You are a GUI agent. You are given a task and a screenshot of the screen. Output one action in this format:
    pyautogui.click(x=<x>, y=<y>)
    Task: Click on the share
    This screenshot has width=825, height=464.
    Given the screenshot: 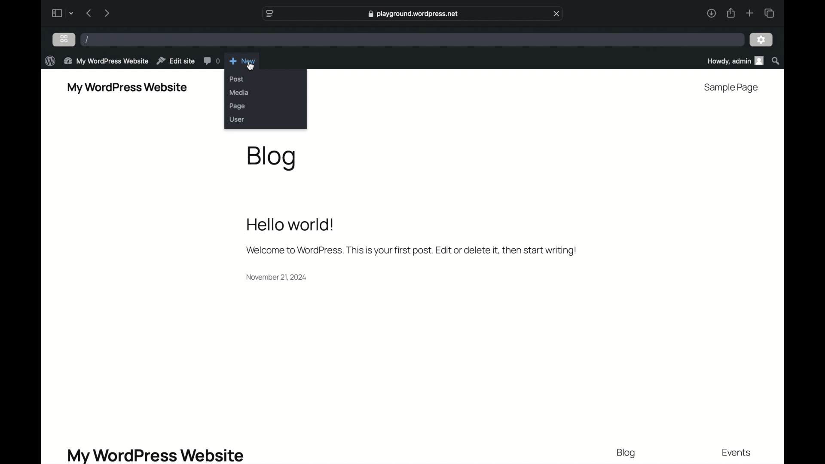 What is the action you would take?
    pyautogui.click(x=730, y=13)
    